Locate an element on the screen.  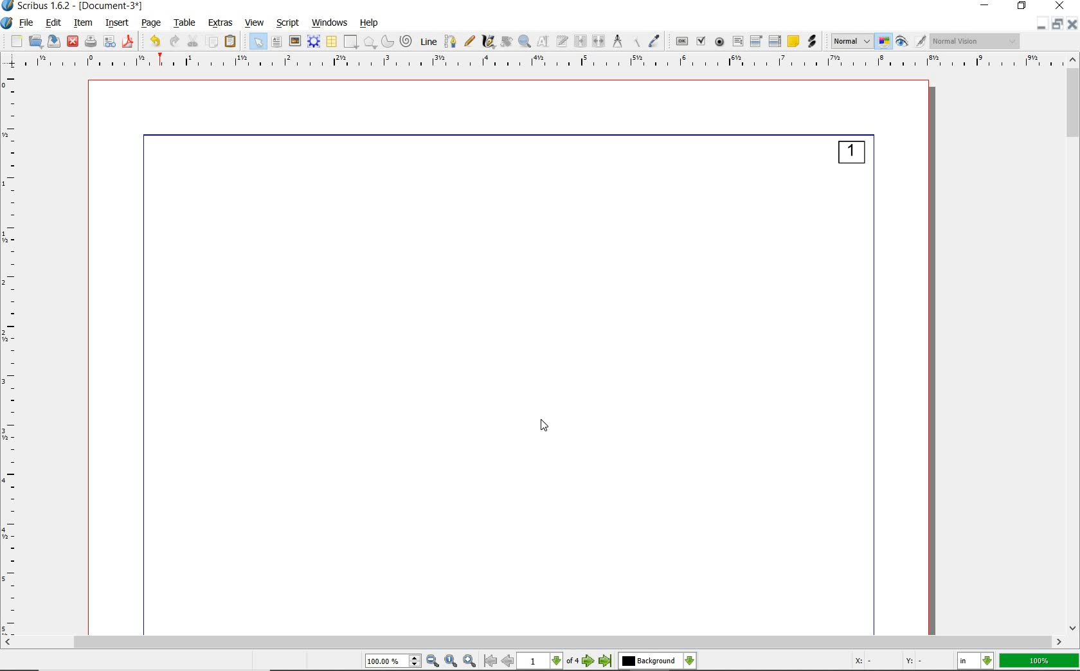
edit is located at coordinates (52, 22).